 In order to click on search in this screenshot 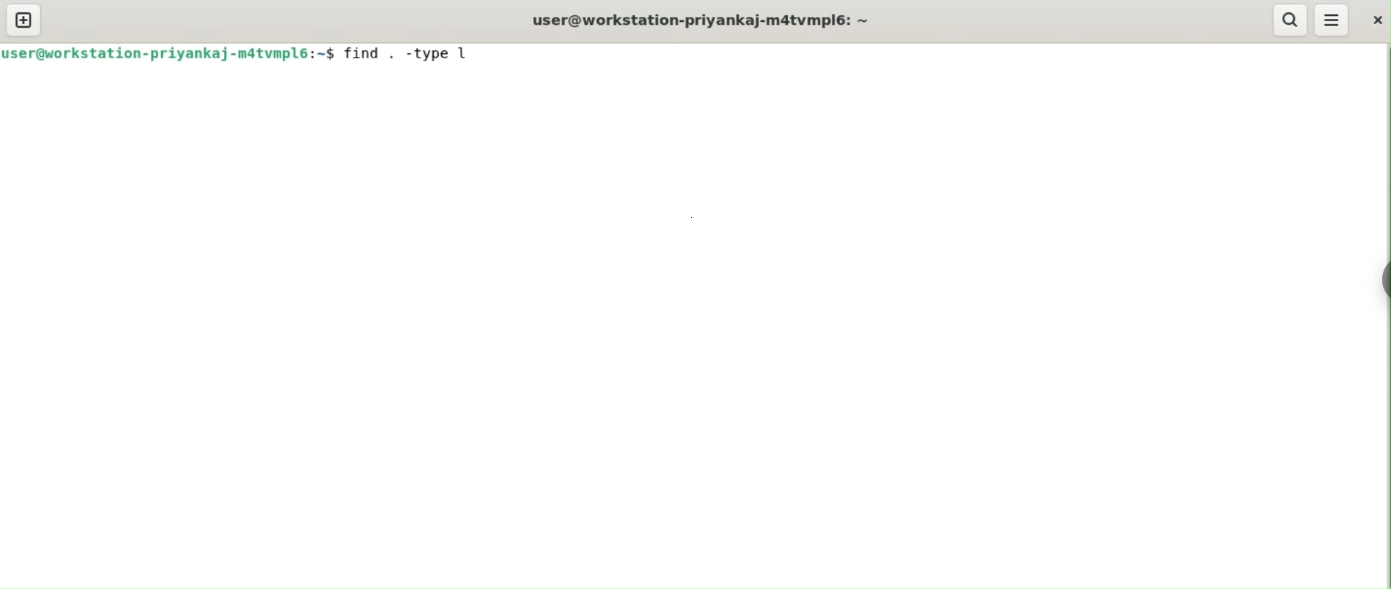, I will do `click(1289, 20)`.